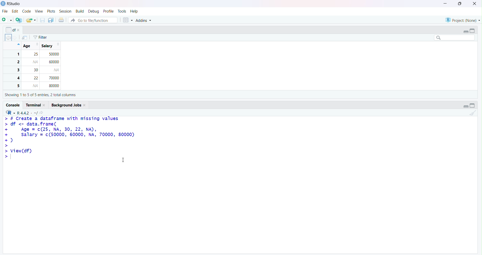 This screenshot has width=482, height=255. I want to click on R, so click(9, 112).